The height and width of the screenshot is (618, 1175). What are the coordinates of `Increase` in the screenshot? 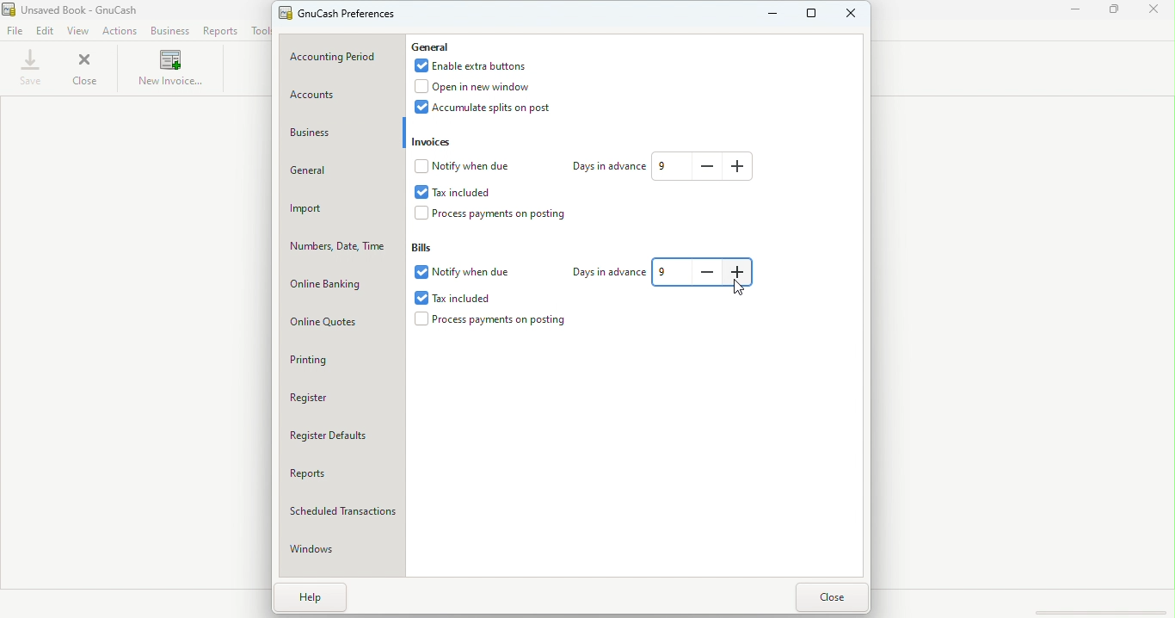 It's located at (741, 275).